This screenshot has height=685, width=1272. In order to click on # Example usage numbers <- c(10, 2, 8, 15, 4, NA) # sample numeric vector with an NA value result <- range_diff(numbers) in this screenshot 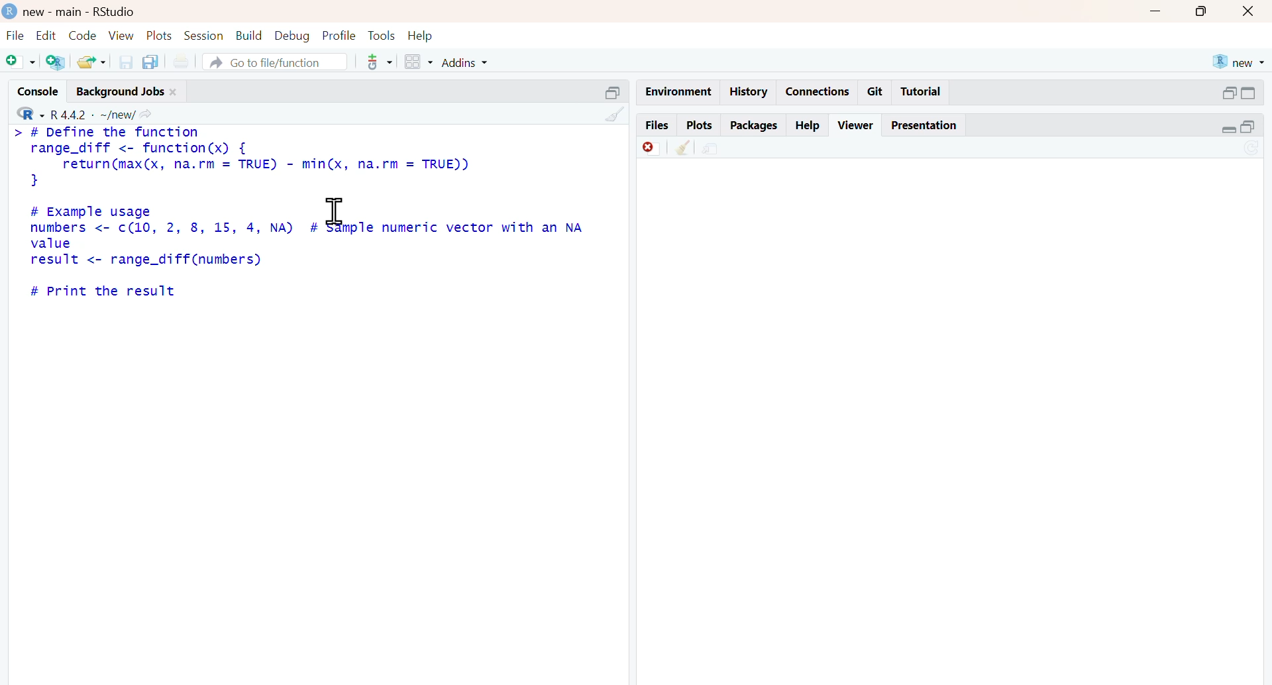, I will do `click(307, 237)`.